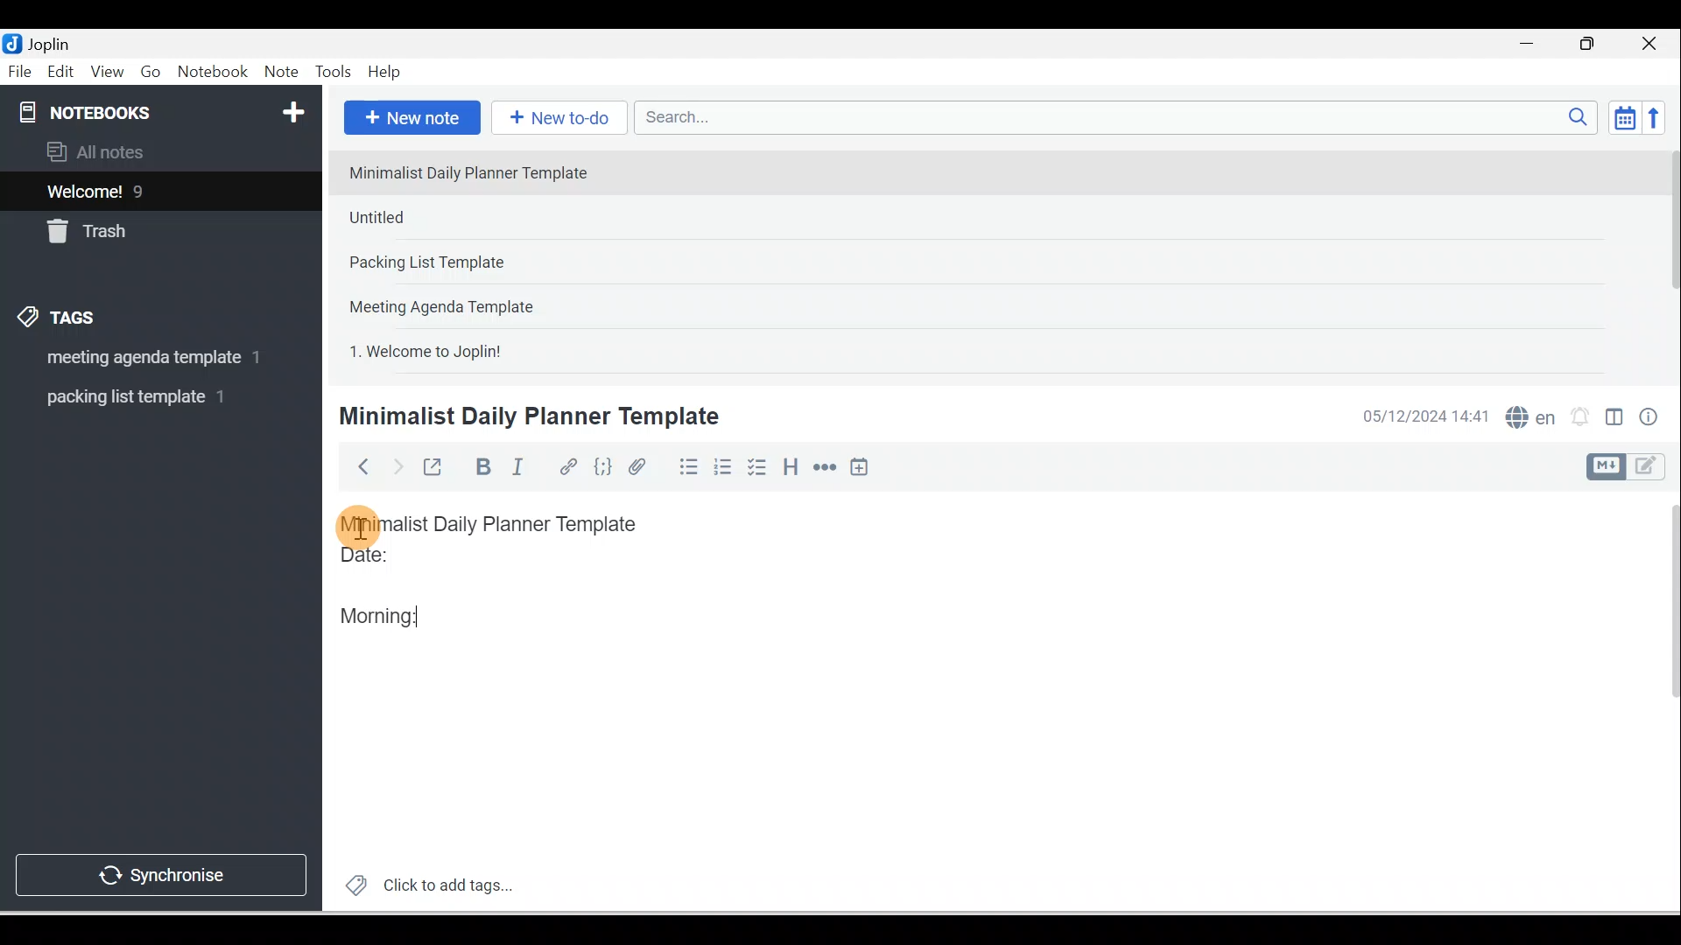 This screenshot has width=1681, height=945. I want to click on Note 3, so click(482, 263).